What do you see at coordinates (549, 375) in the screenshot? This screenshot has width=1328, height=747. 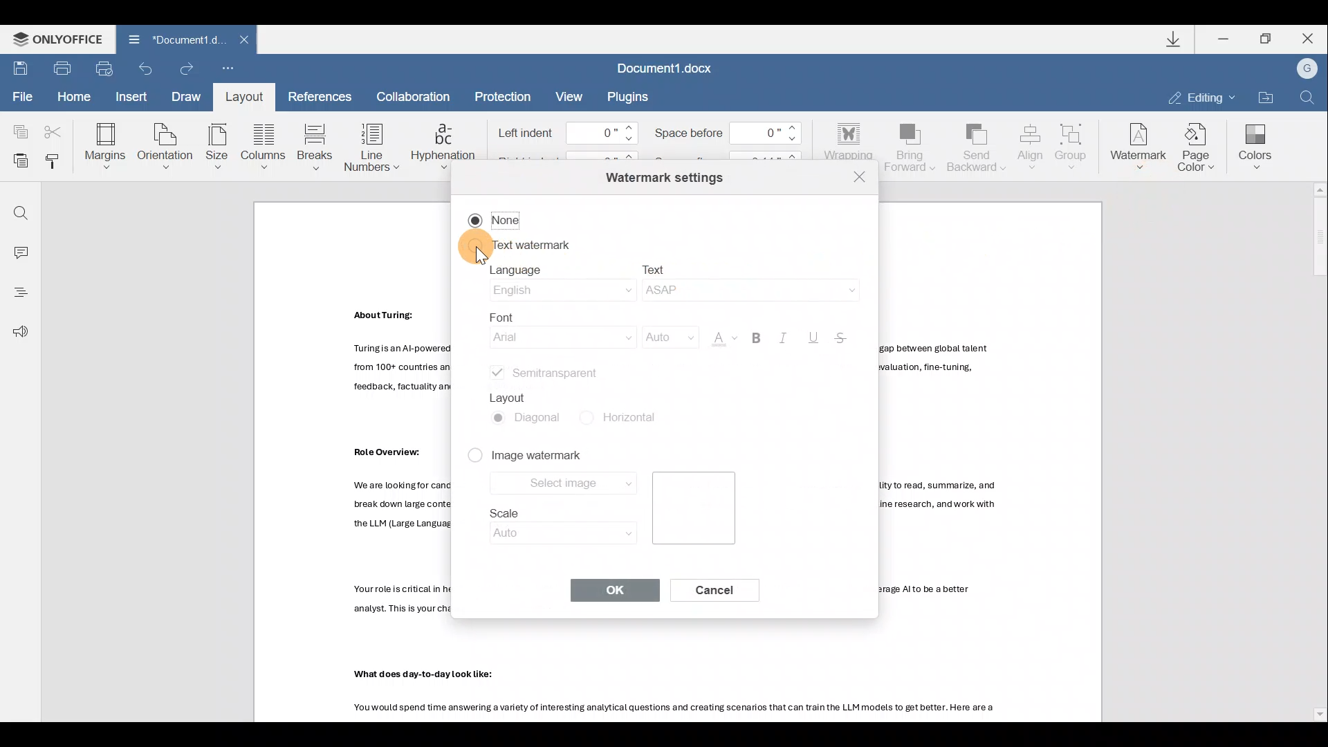 I see `Semitransparent` at bounding box center [549, 375].